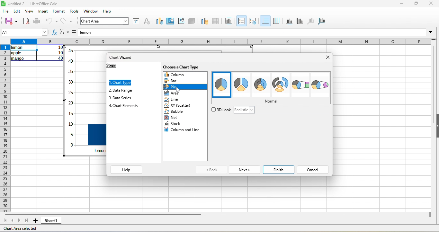  Describe the element at coordinates (107, 12) in the screenshot. I see `help` at that location.